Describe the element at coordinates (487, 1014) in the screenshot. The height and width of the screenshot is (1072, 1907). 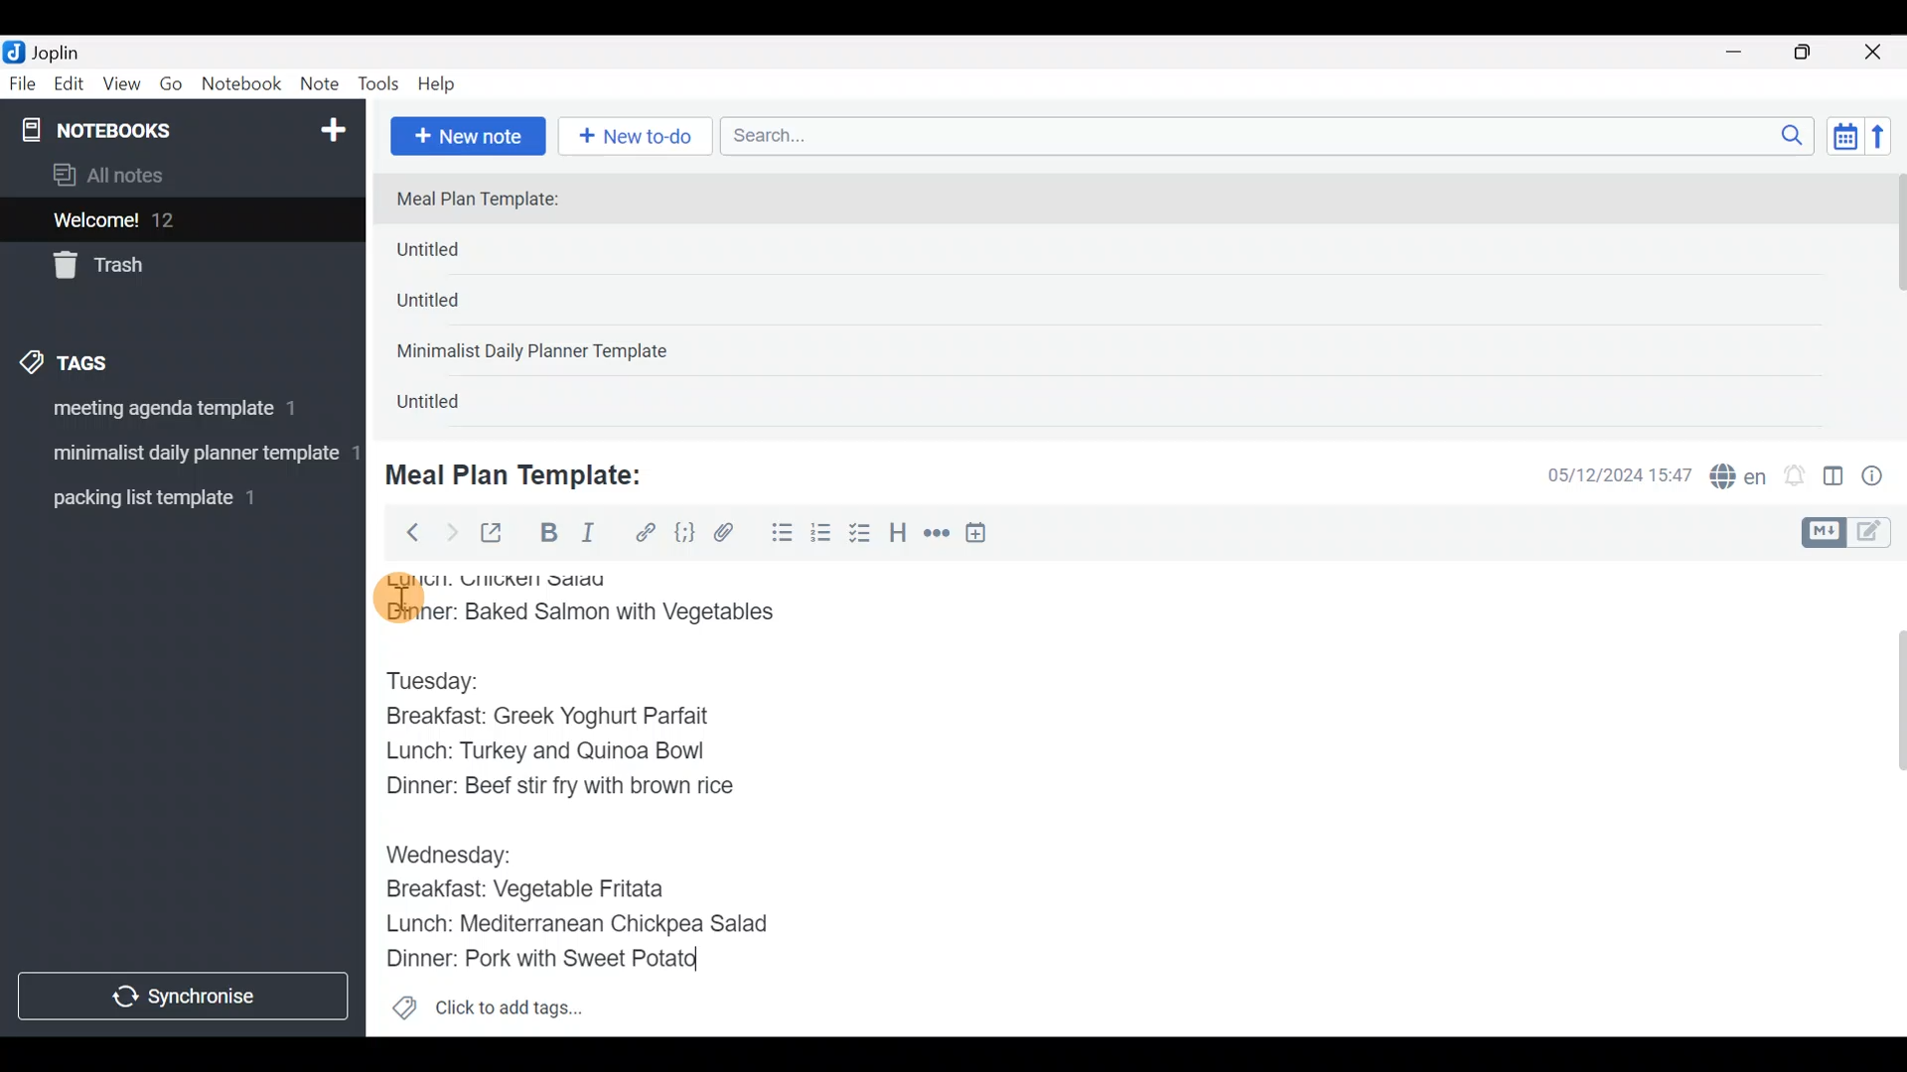
I see `Click to add tags` at that location.